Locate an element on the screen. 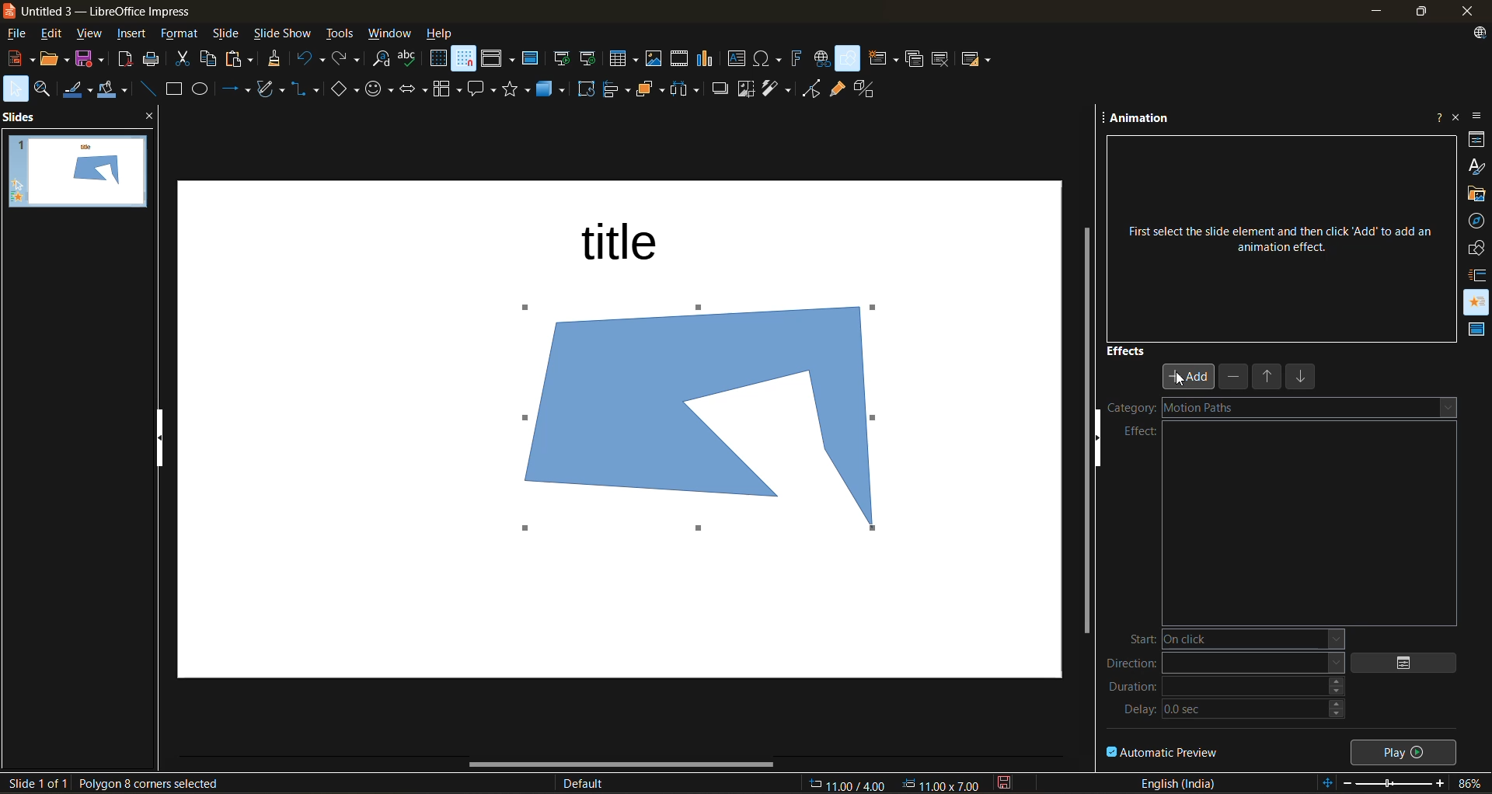  slide layout is located at coordinates (978, 61).